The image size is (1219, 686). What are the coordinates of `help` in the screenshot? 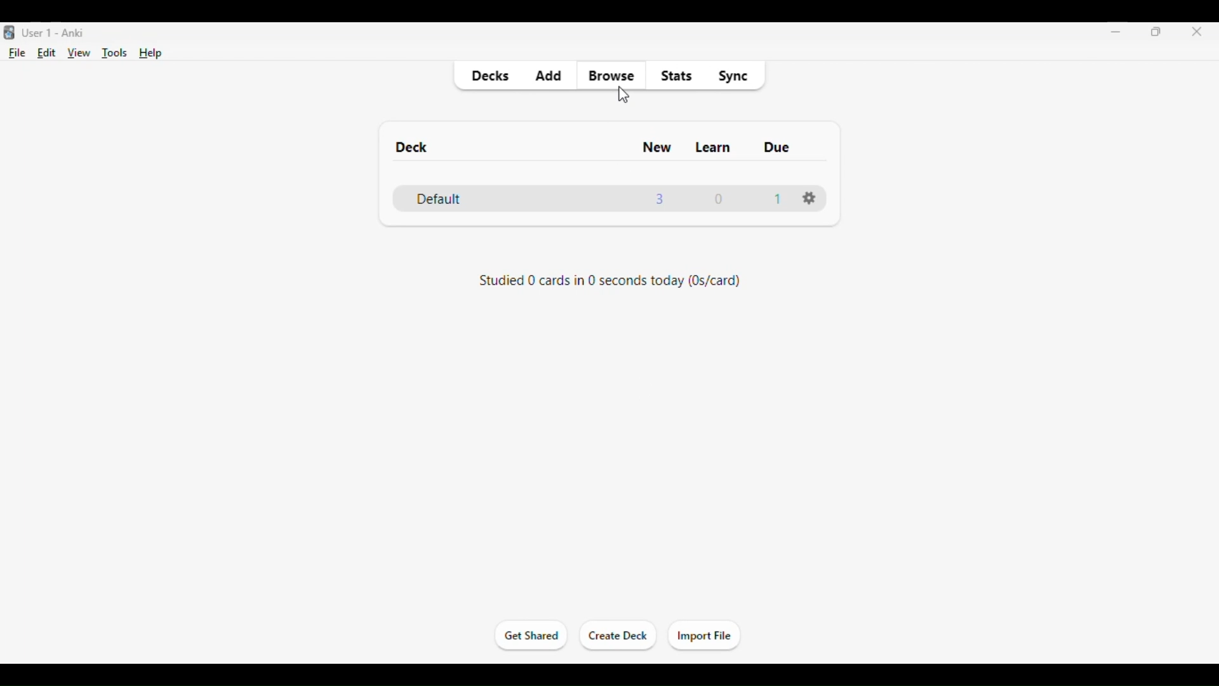 It's located at (151, 53).